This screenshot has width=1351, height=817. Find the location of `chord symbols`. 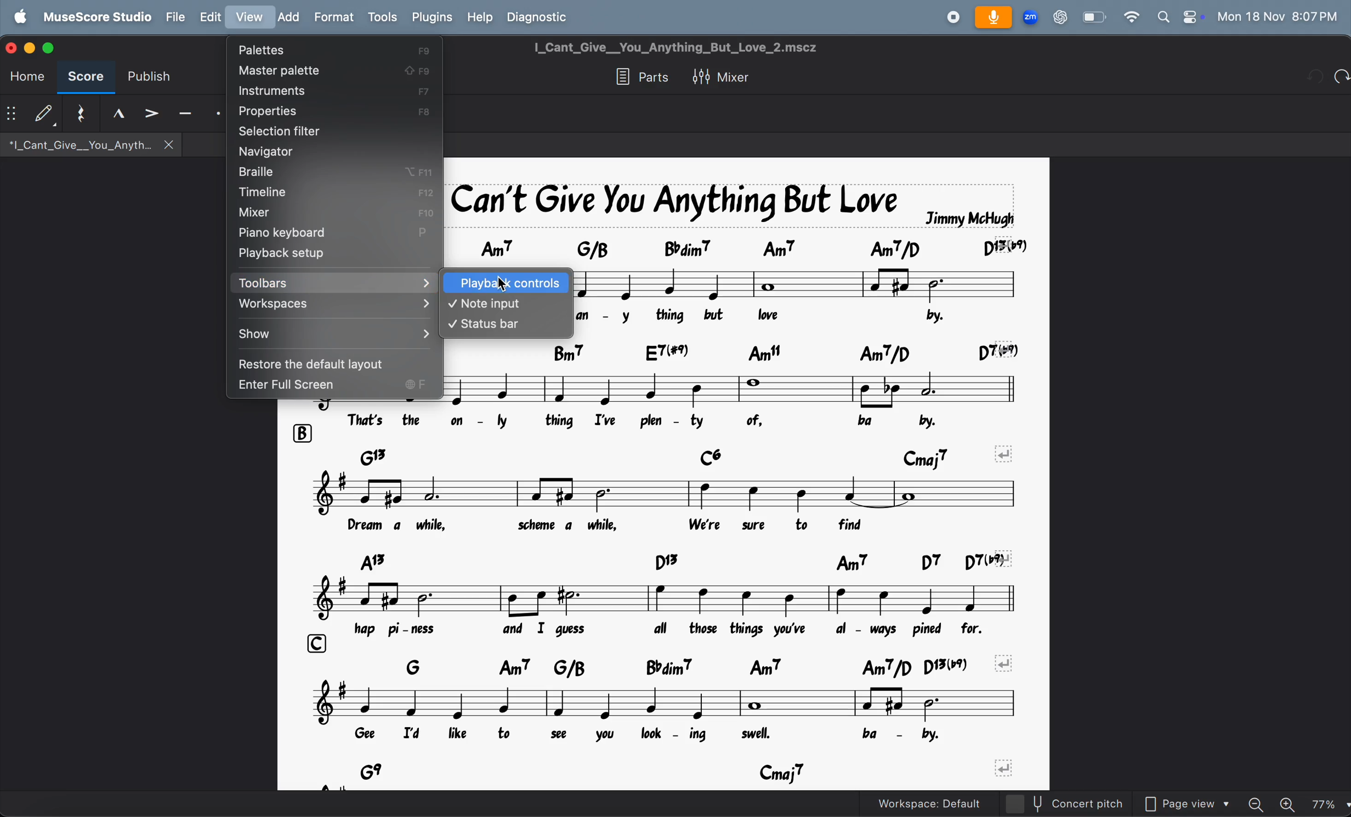

chord symbols is located at coordinates (692, 665).